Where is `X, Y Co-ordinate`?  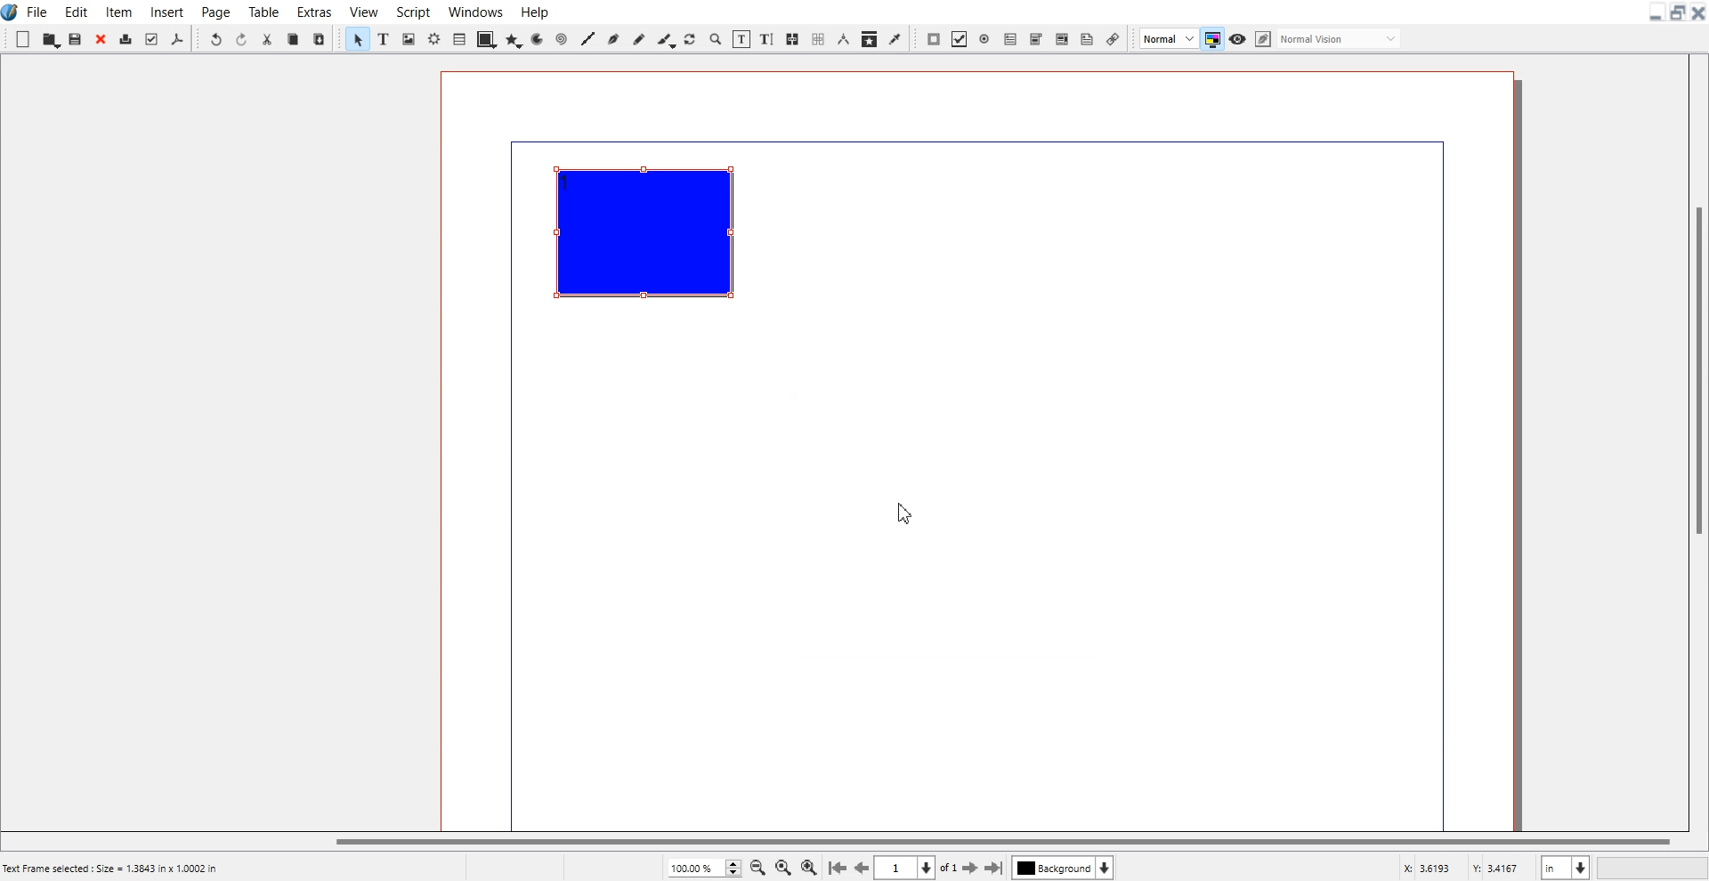 X, Y Co-ordinate is located at coordinates (1463, 868).